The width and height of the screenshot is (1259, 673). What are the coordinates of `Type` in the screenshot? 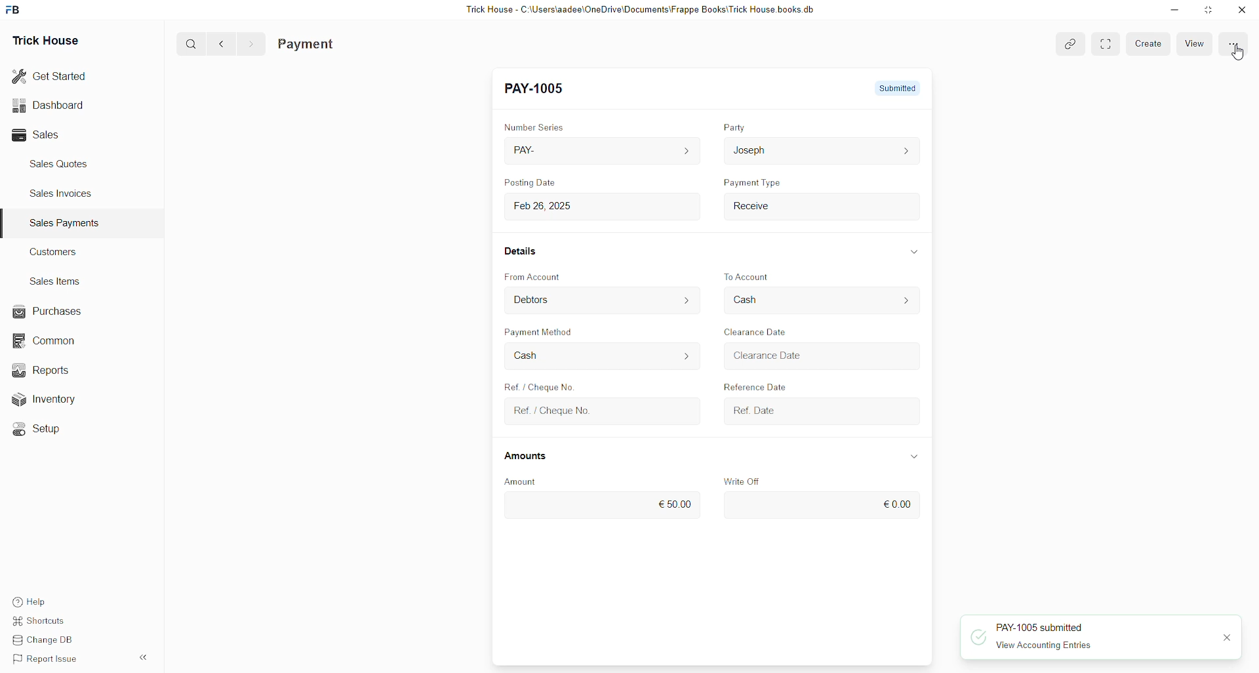 It's located at (564, 604).